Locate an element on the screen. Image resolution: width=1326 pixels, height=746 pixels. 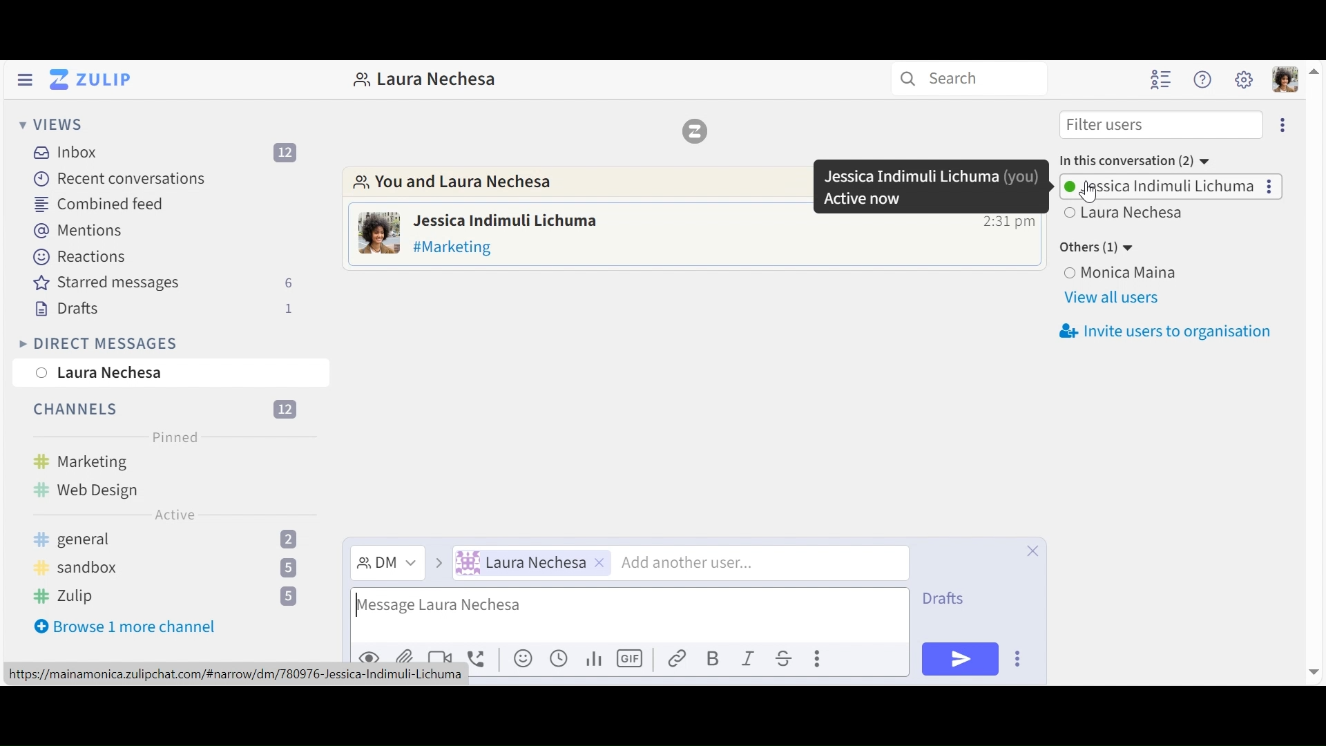
pROFILE PHOTO is located at coordinates (380, 233).